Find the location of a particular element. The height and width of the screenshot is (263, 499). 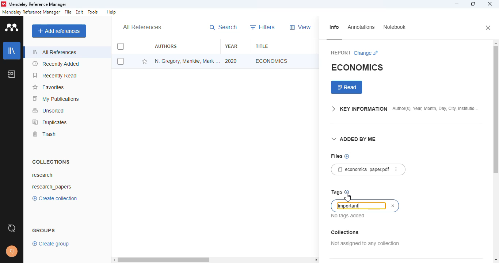

mendeley reference manager is located at coordinates (38, 4).